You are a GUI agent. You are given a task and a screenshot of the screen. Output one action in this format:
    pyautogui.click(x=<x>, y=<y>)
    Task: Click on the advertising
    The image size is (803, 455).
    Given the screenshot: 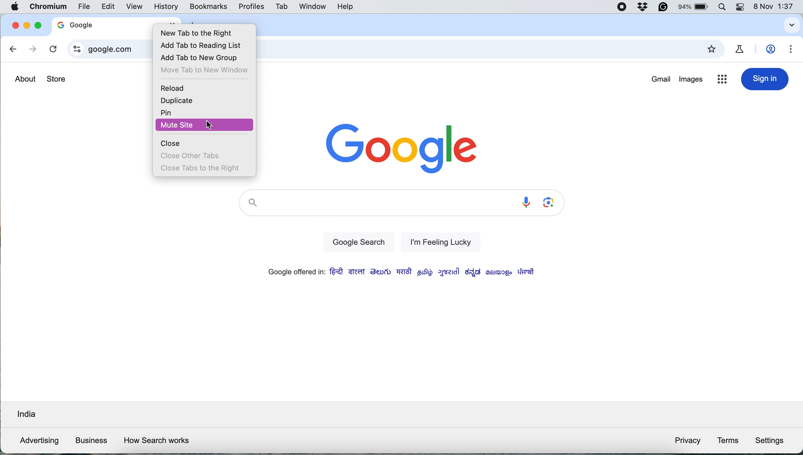 What is the action you would take?
    pyautogui.click(x=37, y=441)
    